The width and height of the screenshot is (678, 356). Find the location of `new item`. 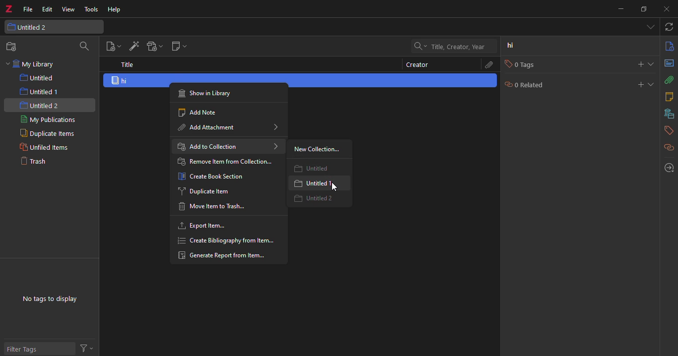

new item is located at coordinates (112, 47).